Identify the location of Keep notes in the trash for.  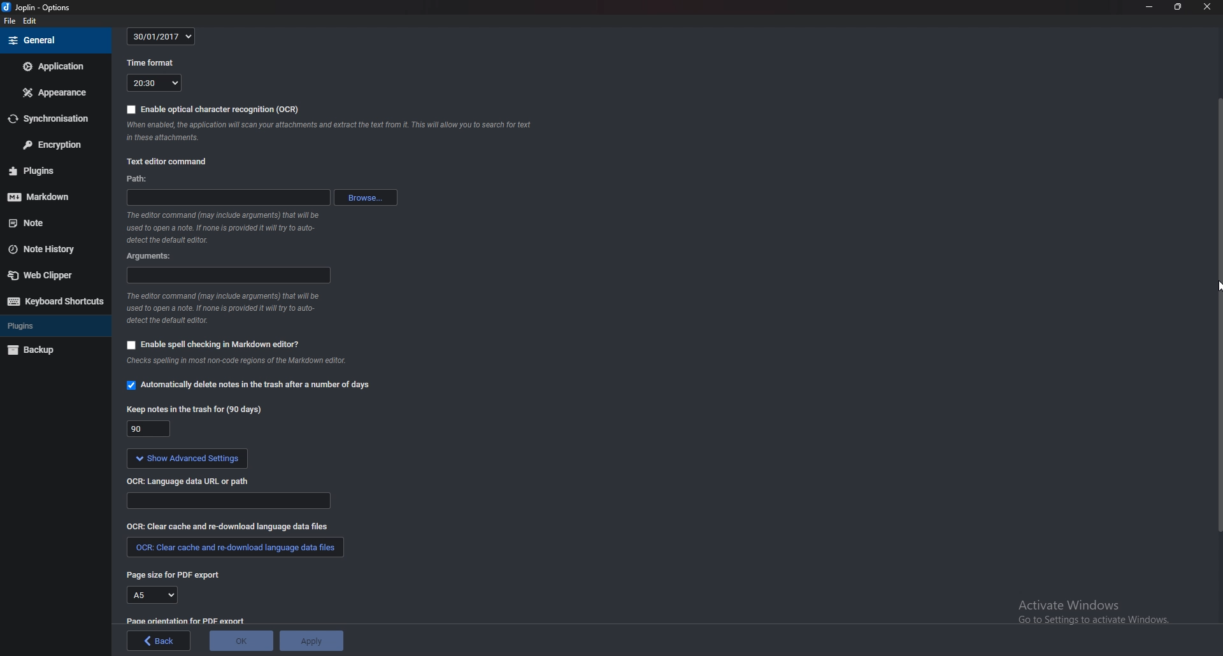
(194, 411).